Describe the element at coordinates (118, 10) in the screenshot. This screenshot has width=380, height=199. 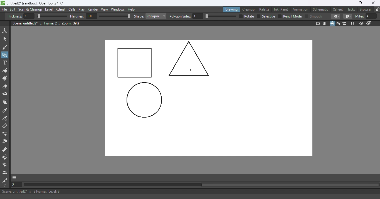
I see `Windows` at that location.